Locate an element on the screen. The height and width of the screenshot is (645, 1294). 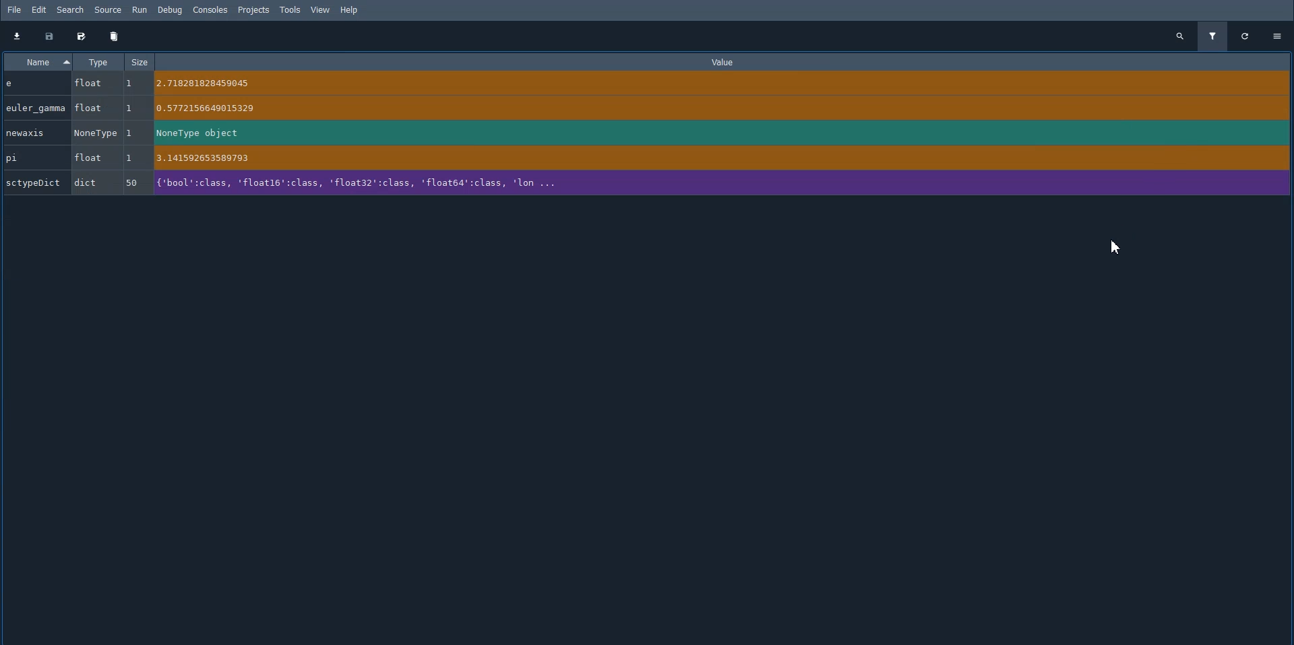
Name is located at coordinates (36, 61).